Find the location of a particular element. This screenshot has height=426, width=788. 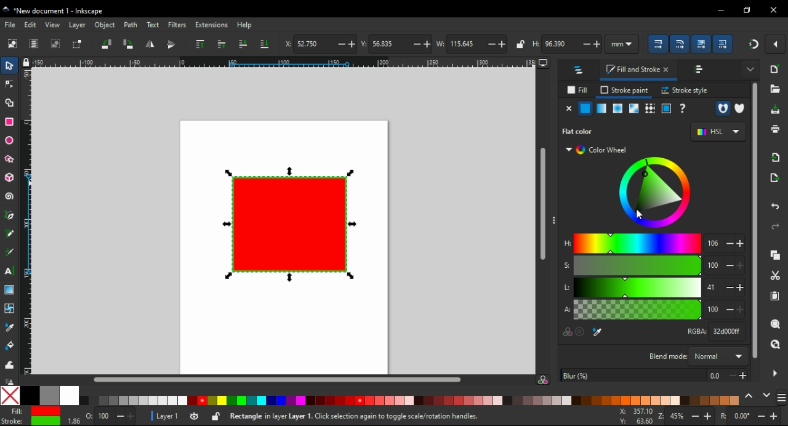

restore is located at coordinates (748, 10).